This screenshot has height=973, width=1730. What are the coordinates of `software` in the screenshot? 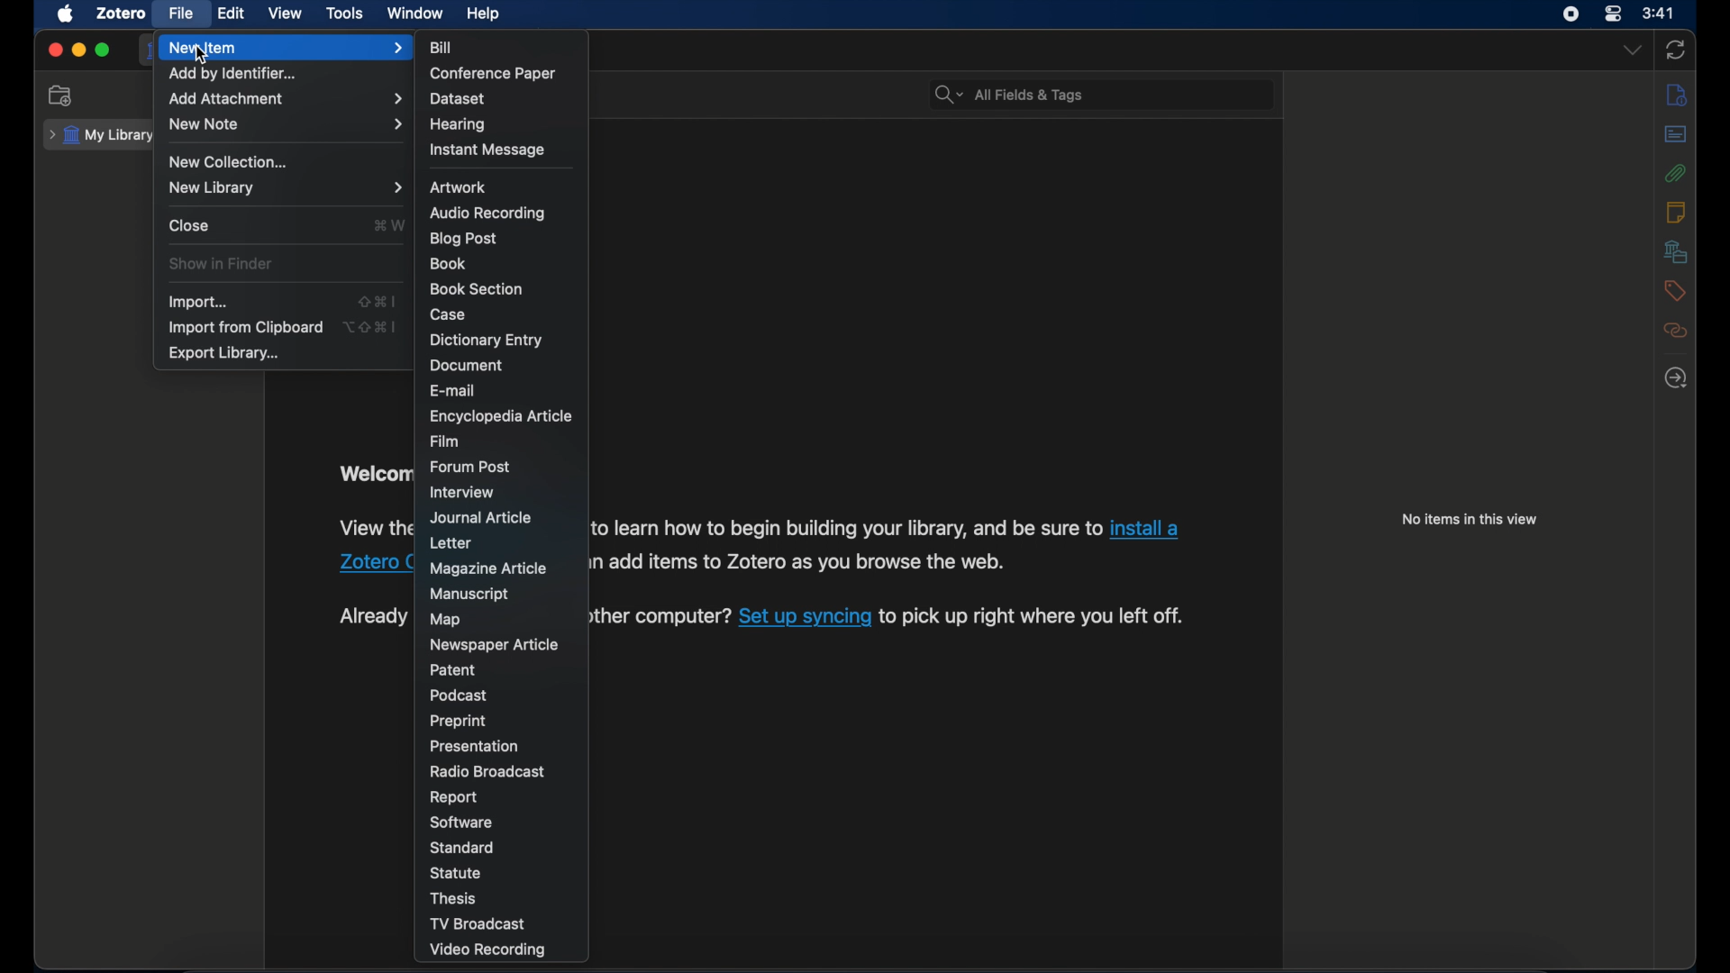 It's located at (463, 823).